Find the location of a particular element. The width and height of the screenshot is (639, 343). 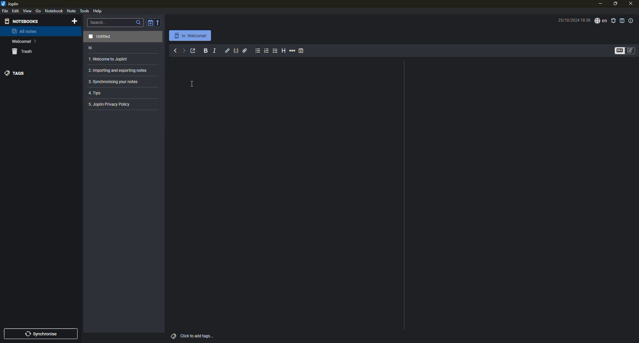

7 is located at coordinates (35, 42).